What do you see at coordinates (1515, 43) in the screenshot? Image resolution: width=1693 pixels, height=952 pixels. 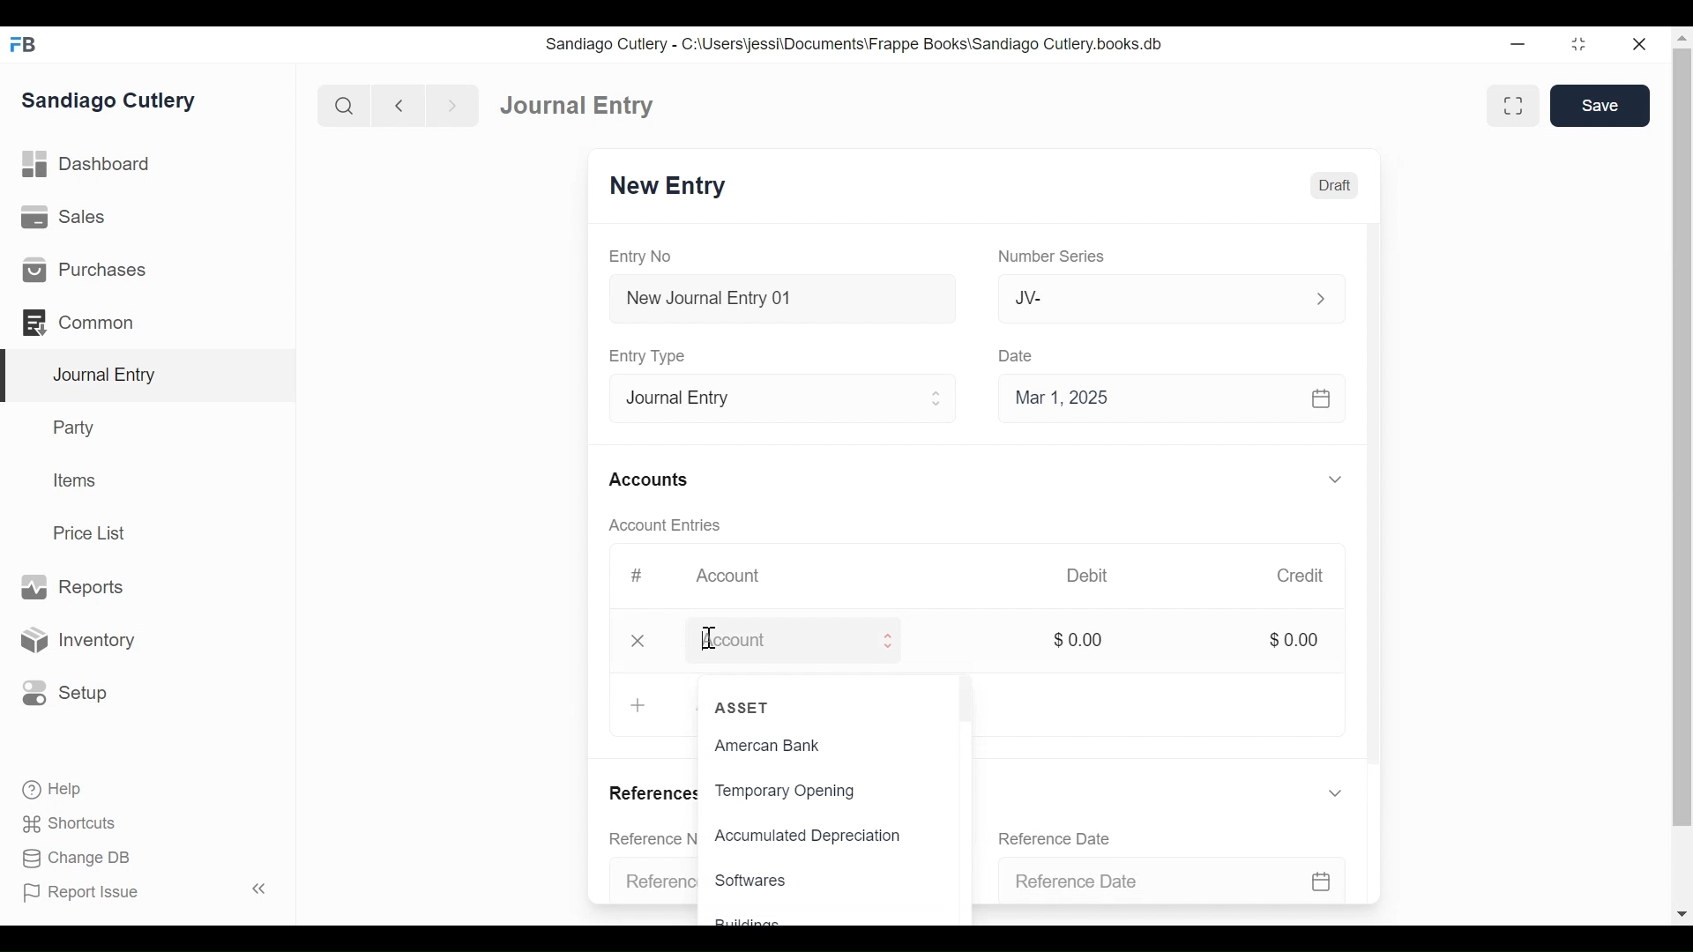 I see `minimize` at bounding box center [1515, 43].